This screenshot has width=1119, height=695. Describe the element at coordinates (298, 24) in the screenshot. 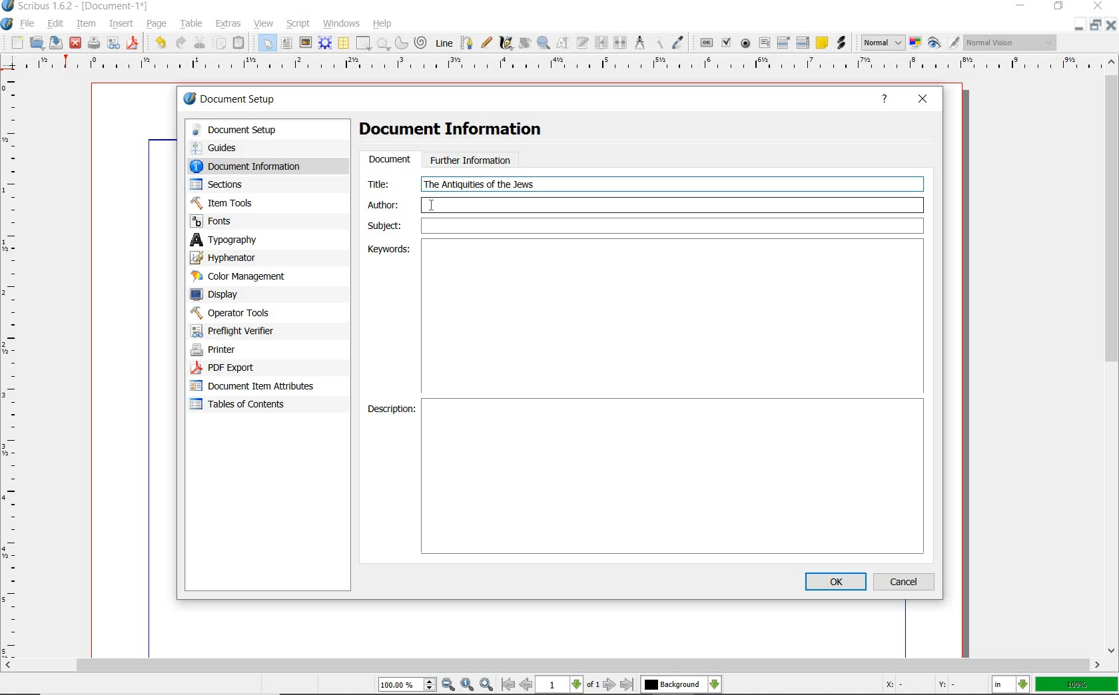

I see `script` at that location.